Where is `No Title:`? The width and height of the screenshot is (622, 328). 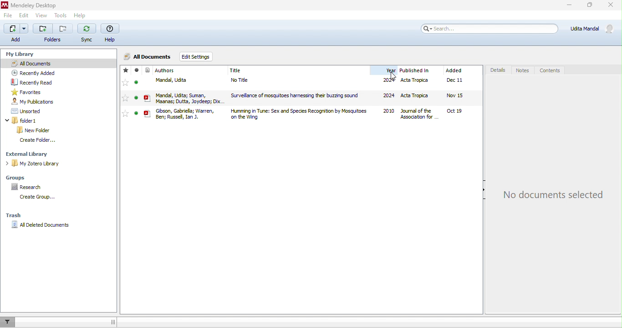 No Title: is located at coordinates (249, 81).